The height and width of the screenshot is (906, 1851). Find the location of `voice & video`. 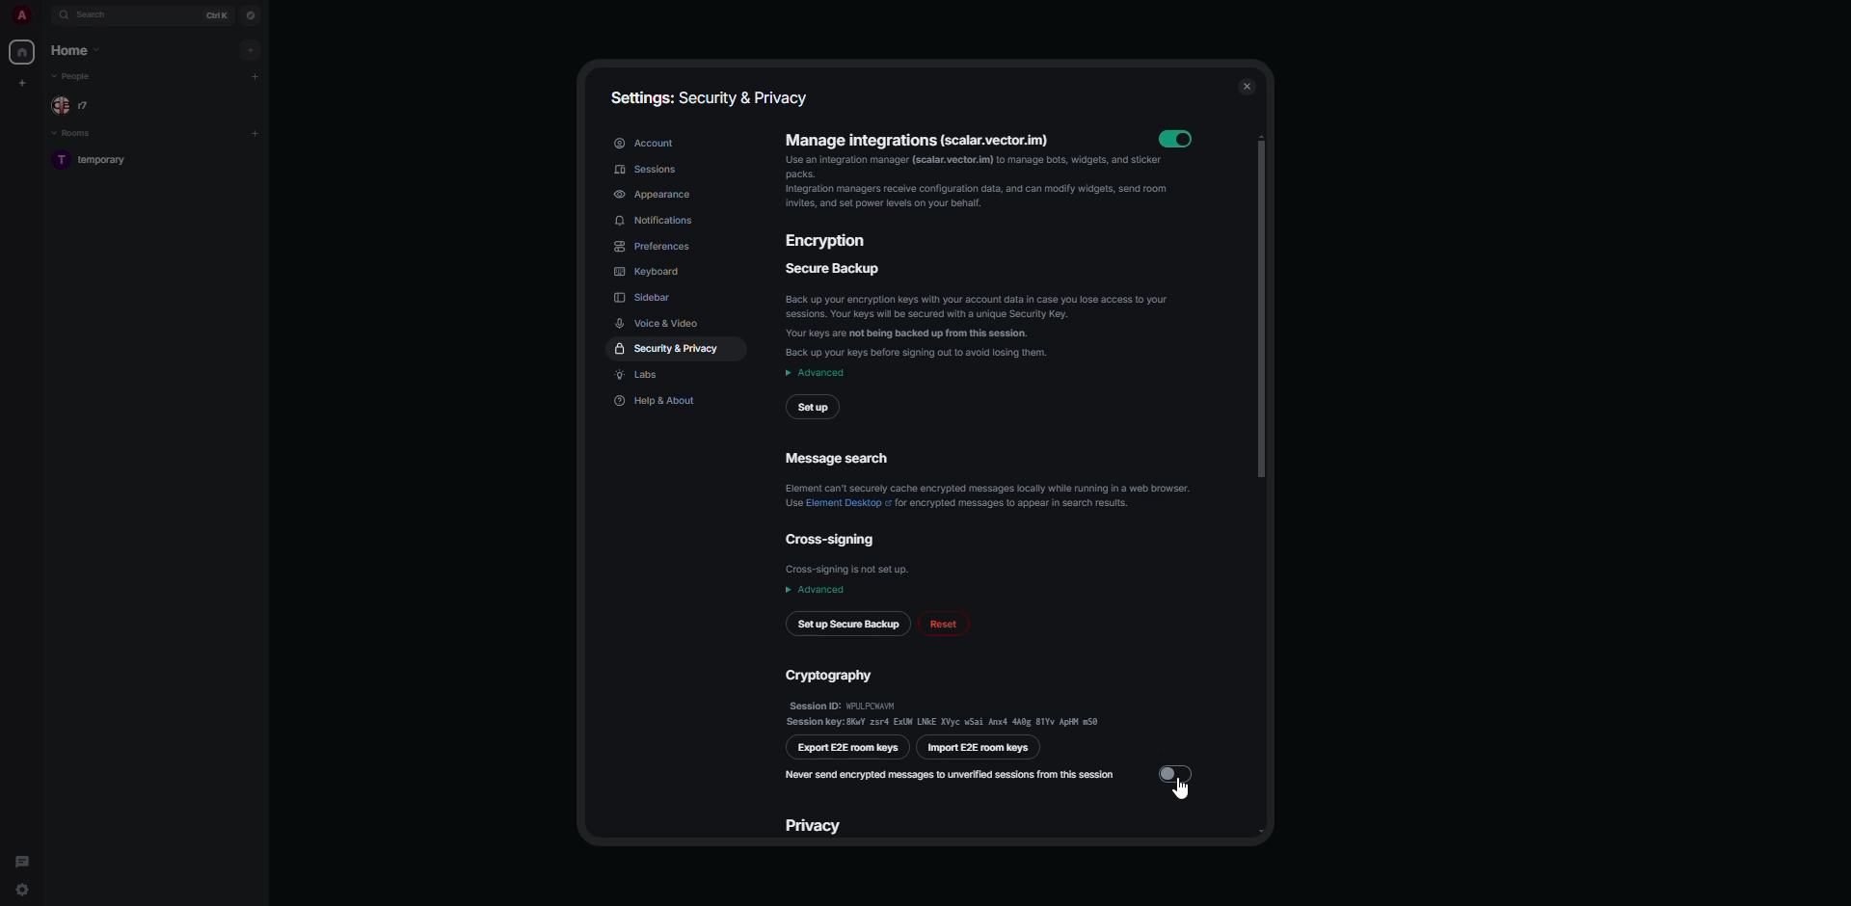

voice & video is located at coordinates (661, 322).